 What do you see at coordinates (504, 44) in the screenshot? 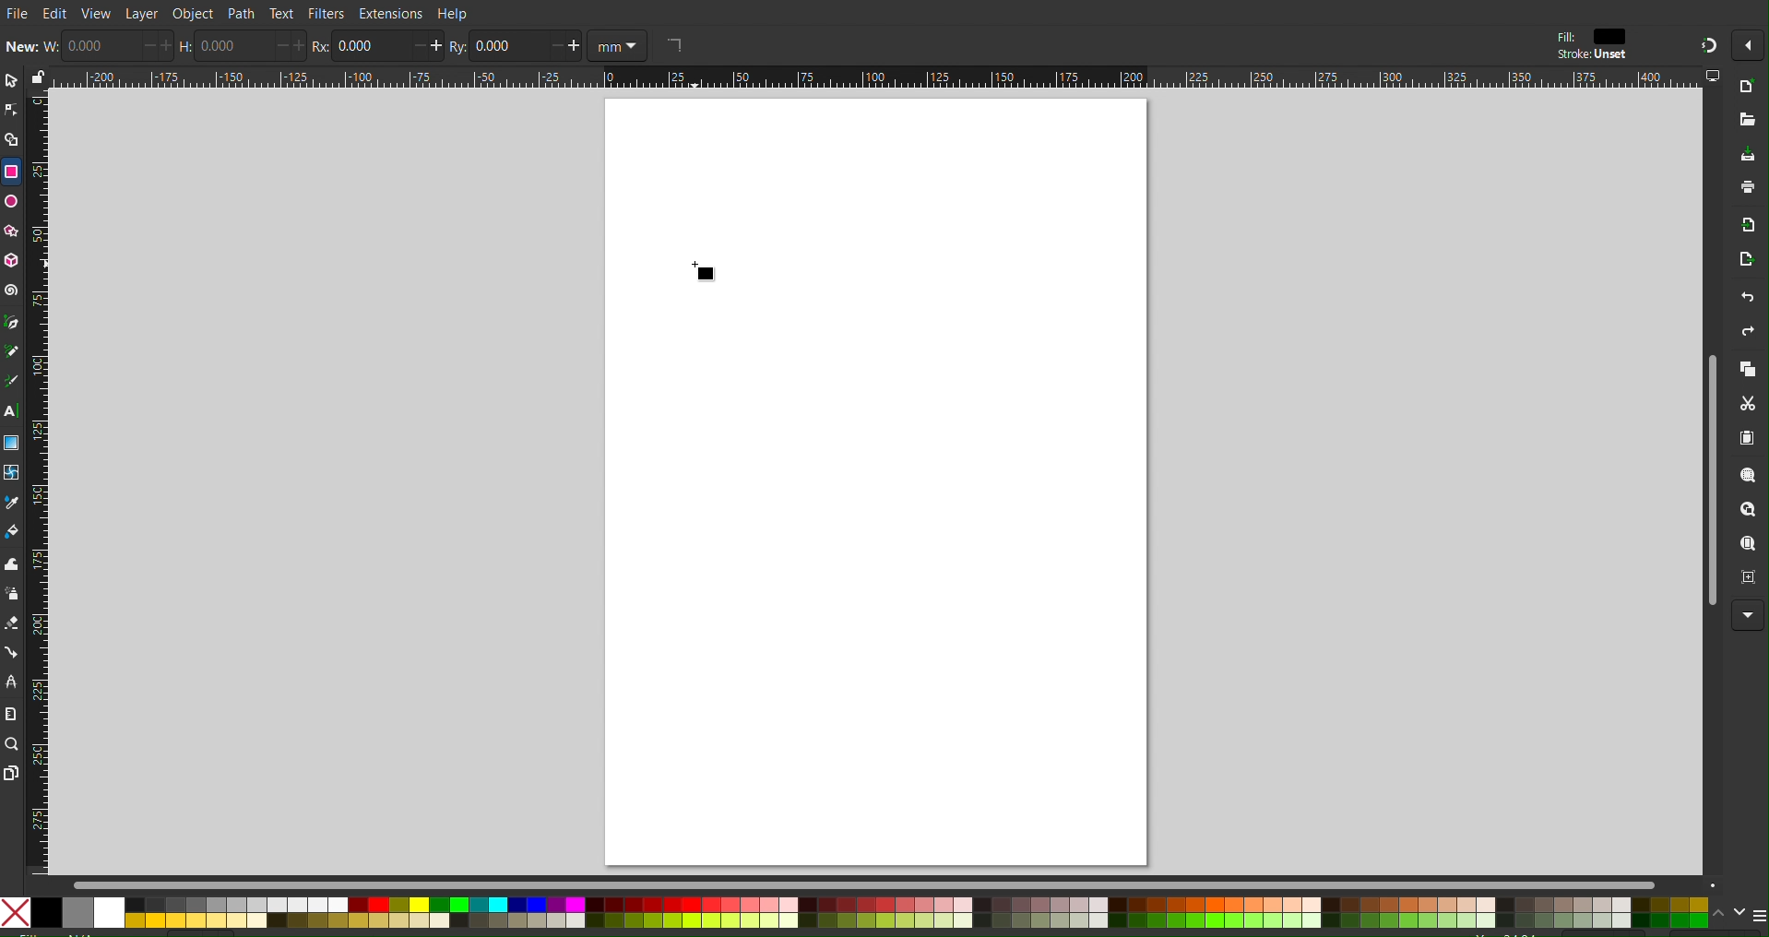
I see `0.000` at bounding box center [504, 44].